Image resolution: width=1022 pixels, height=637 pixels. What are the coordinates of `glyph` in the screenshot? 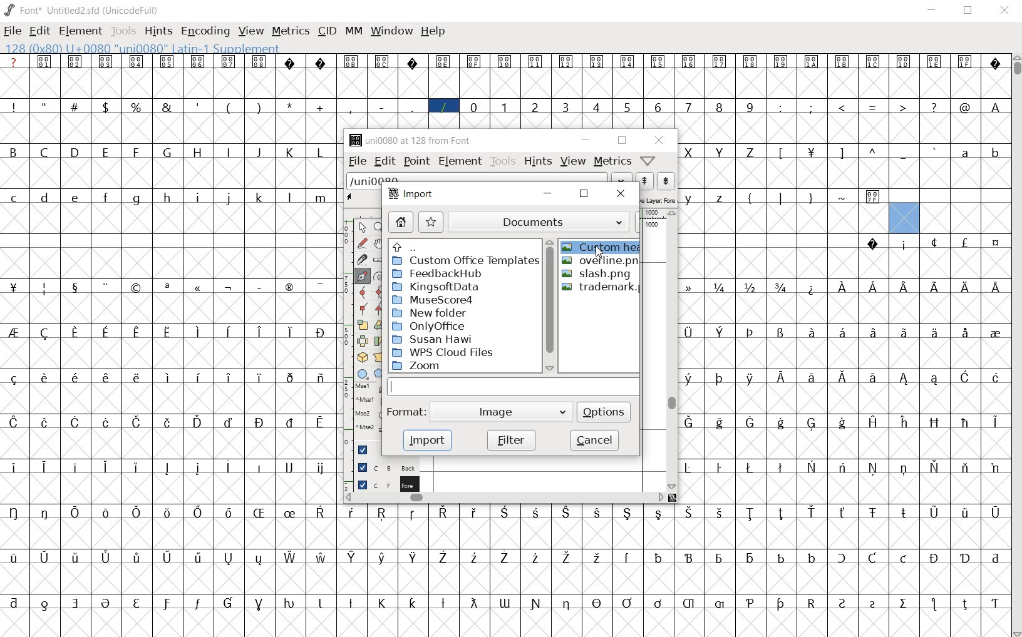 It's located at (812, 332).